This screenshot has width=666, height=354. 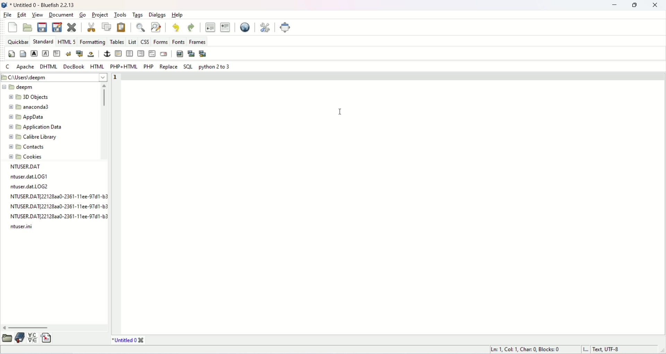 I want to click on documentation, so click(x=19, y=339).